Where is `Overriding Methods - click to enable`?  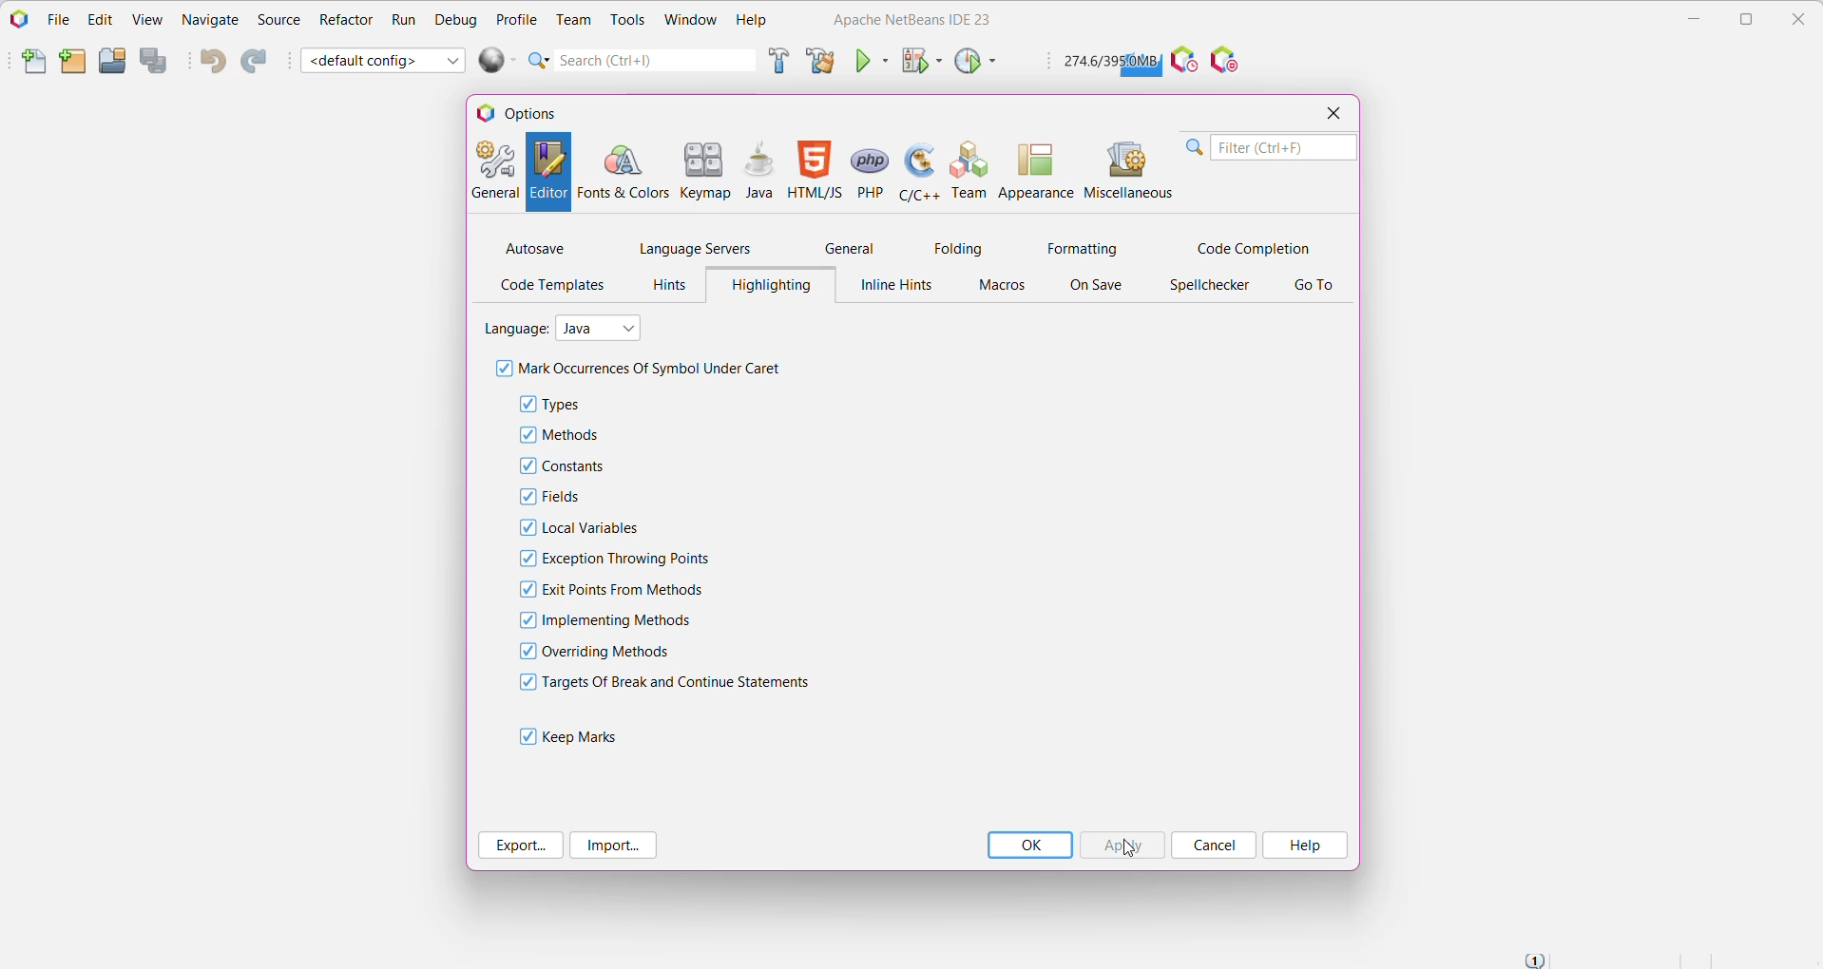
Overriding Methods - click to enable is located at coordinates (614, 653).